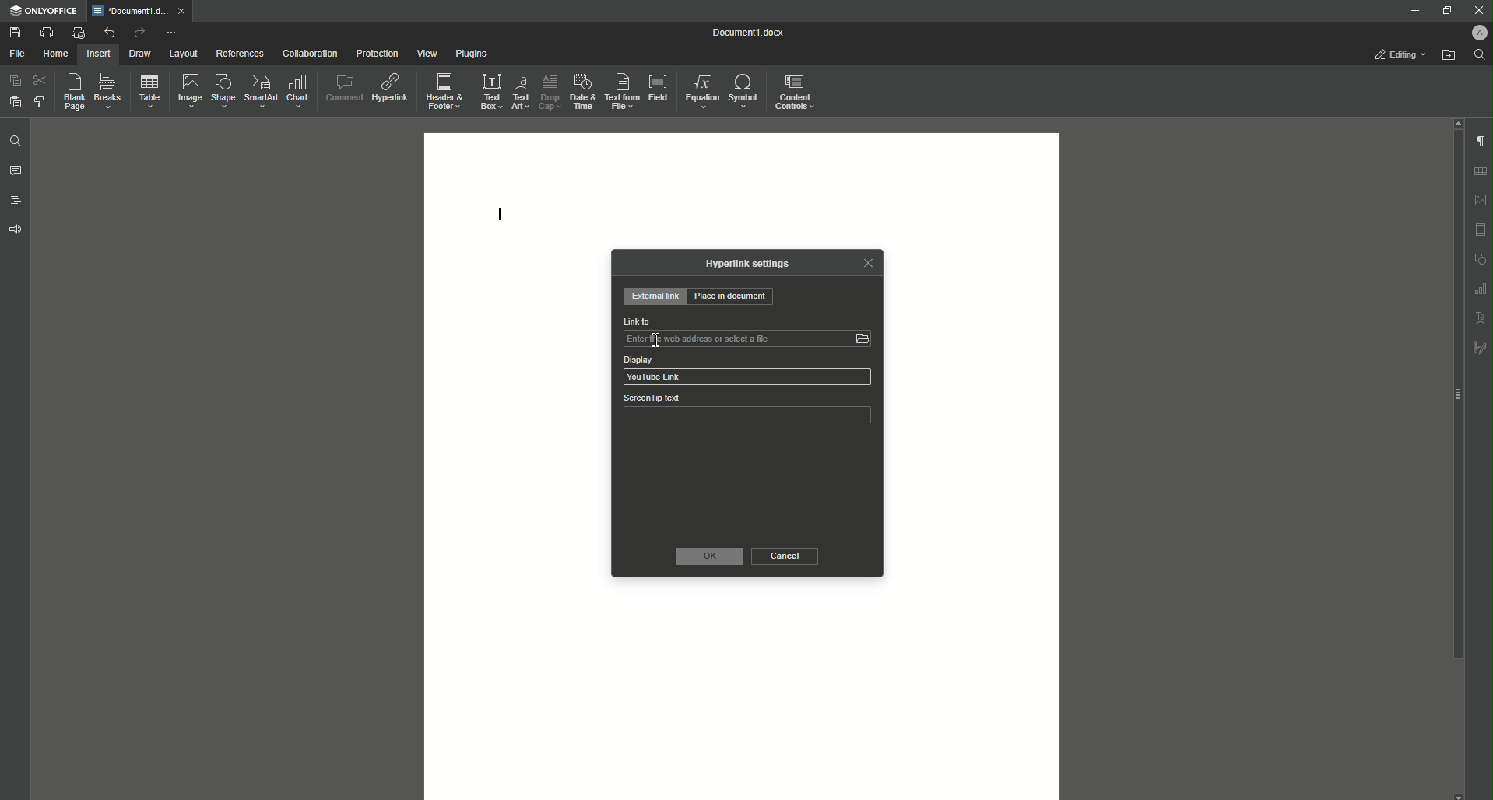  I want to click on Redo, so click(138, 33).